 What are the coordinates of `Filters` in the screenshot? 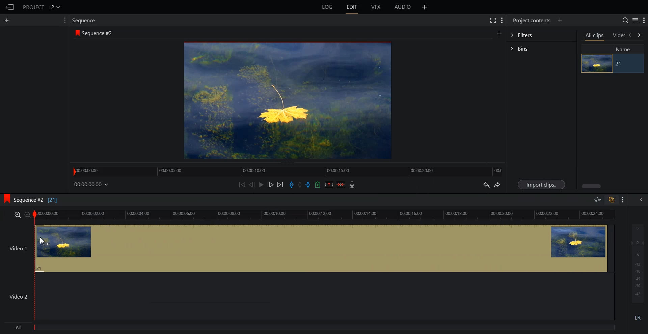 It's located at (541, 35).